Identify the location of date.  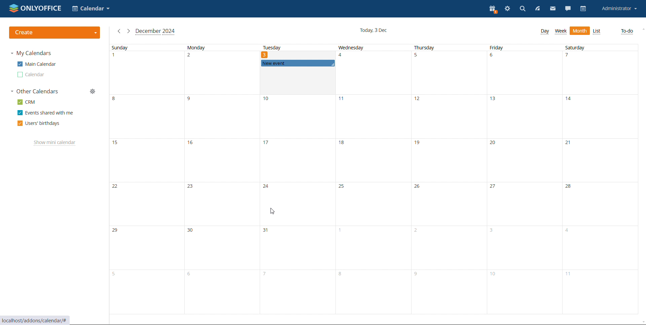
(524, 160).